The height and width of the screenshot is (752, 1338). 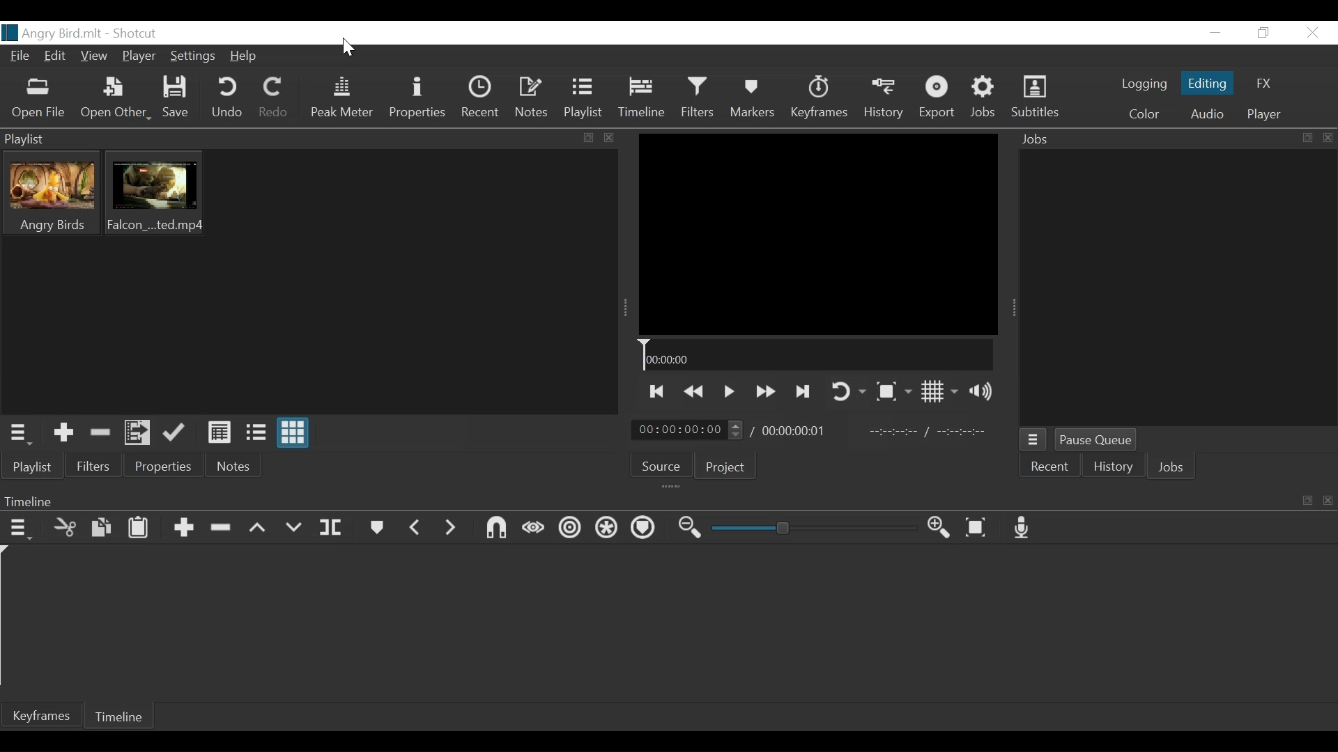 I want to click on Jobs, so click(x=1169, y=468).